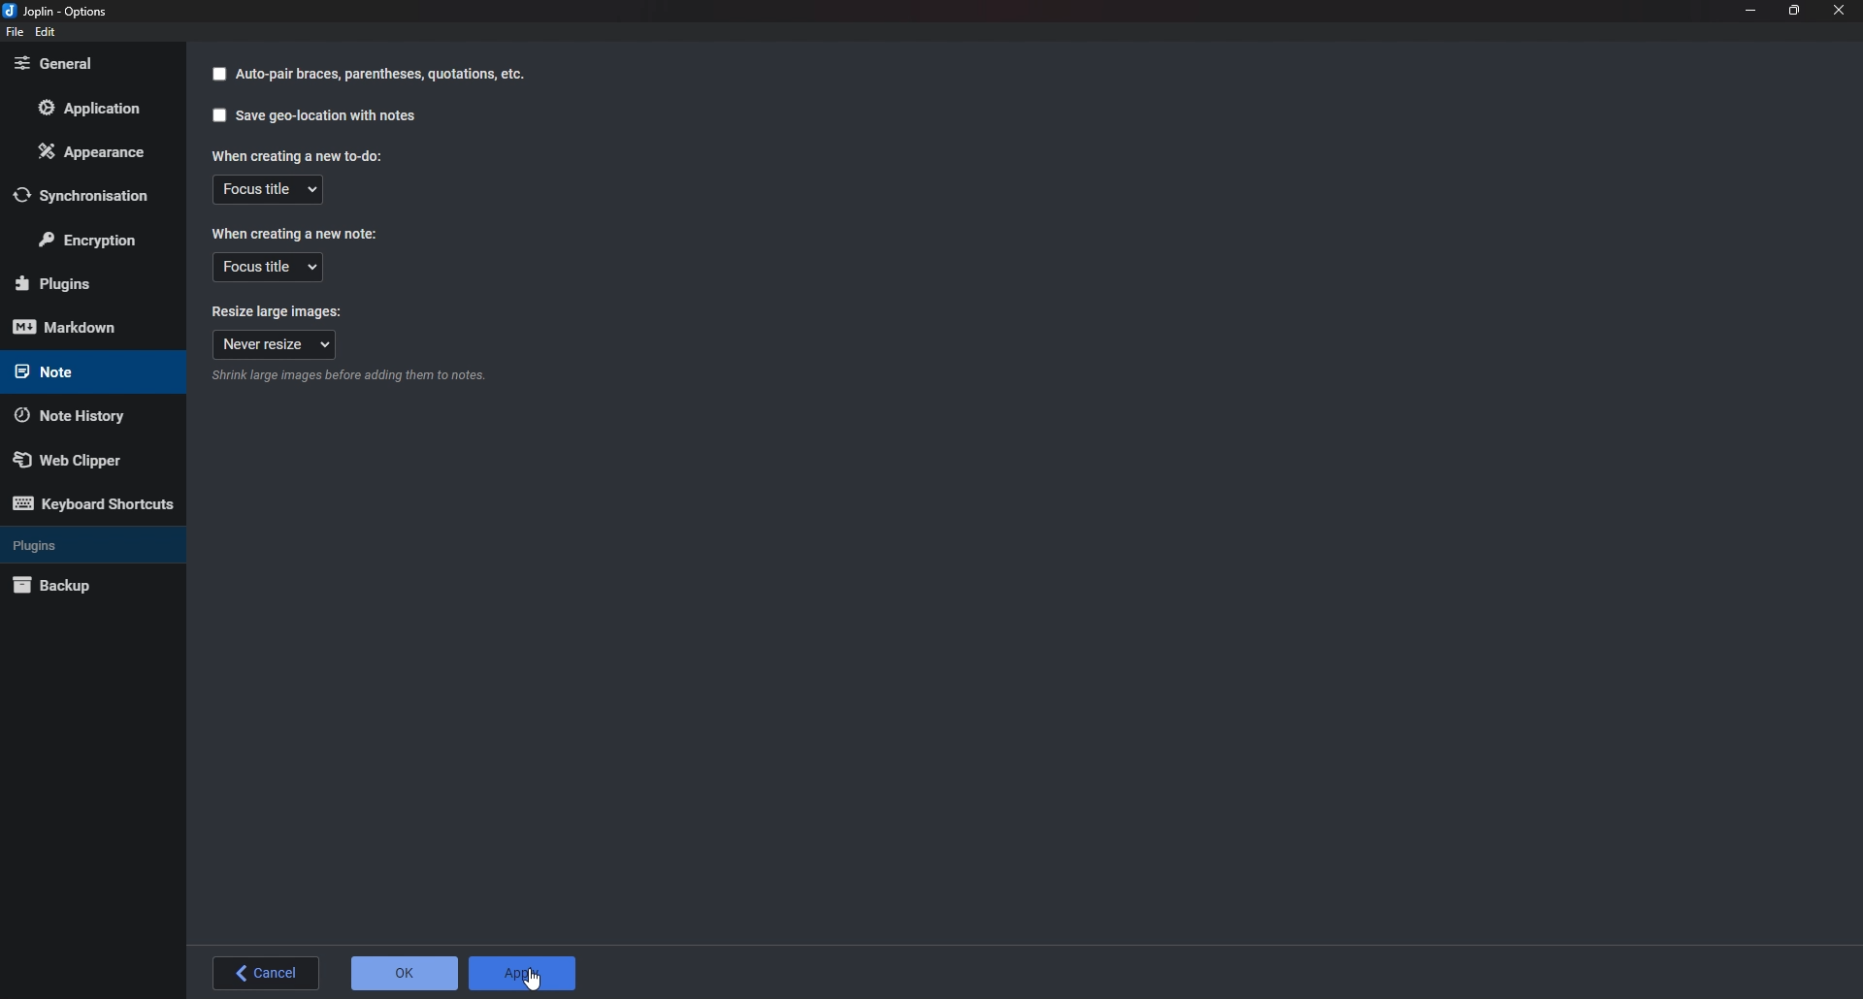 The image size is (1863, 999). Describe the element at coordinates (328, 116) in the screenshot. I see `Saves geo location with notes` at that location.